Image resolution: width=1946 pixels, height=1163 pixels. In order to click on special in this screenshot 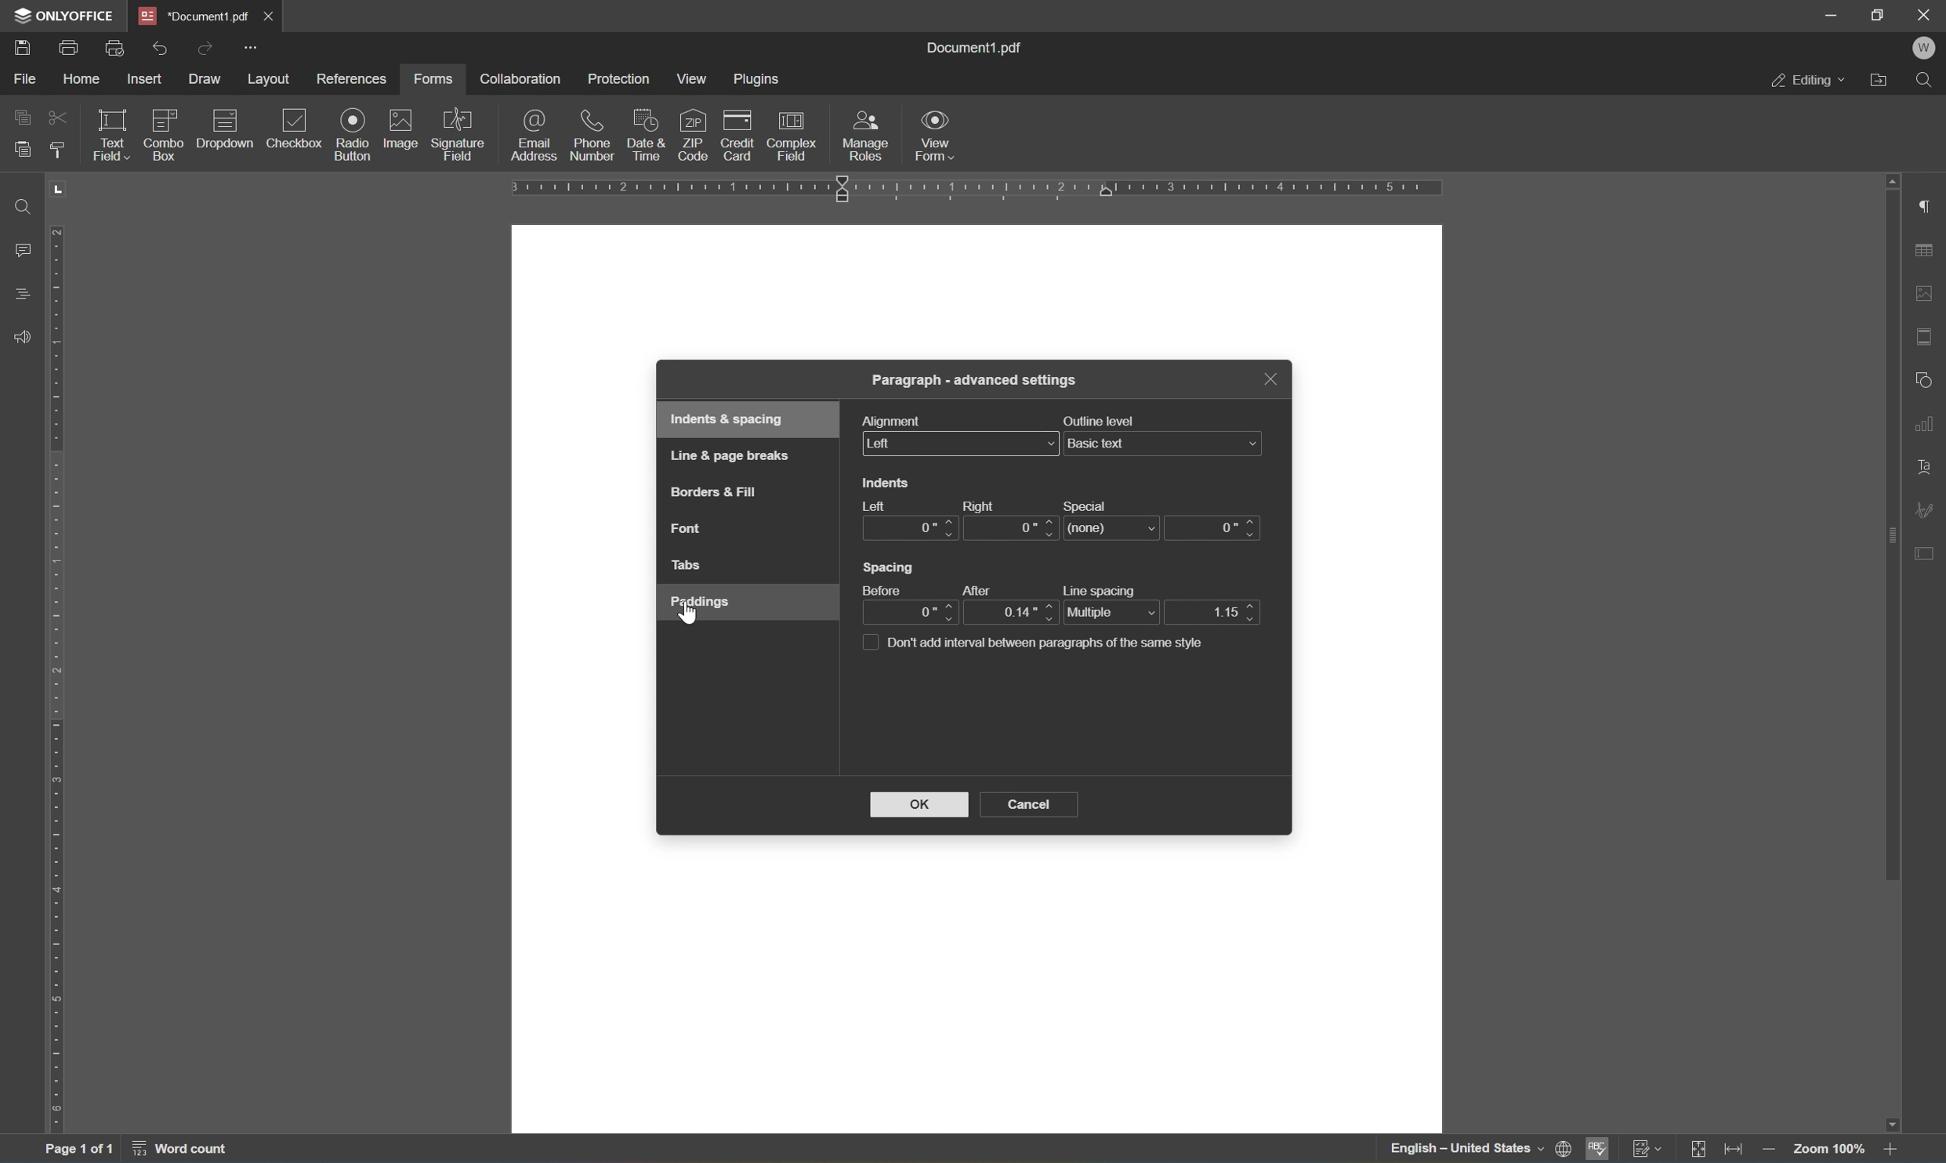, I will do `click(1088, 501)`.